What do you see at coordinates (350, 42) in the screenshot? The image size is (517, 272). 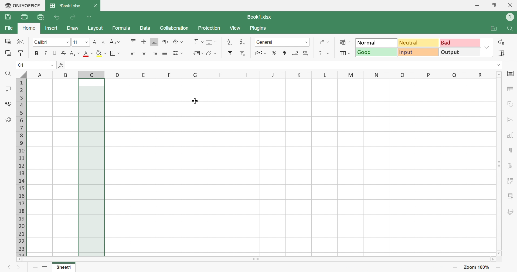 I see `Drop Down` at bounding box center [350, 42].